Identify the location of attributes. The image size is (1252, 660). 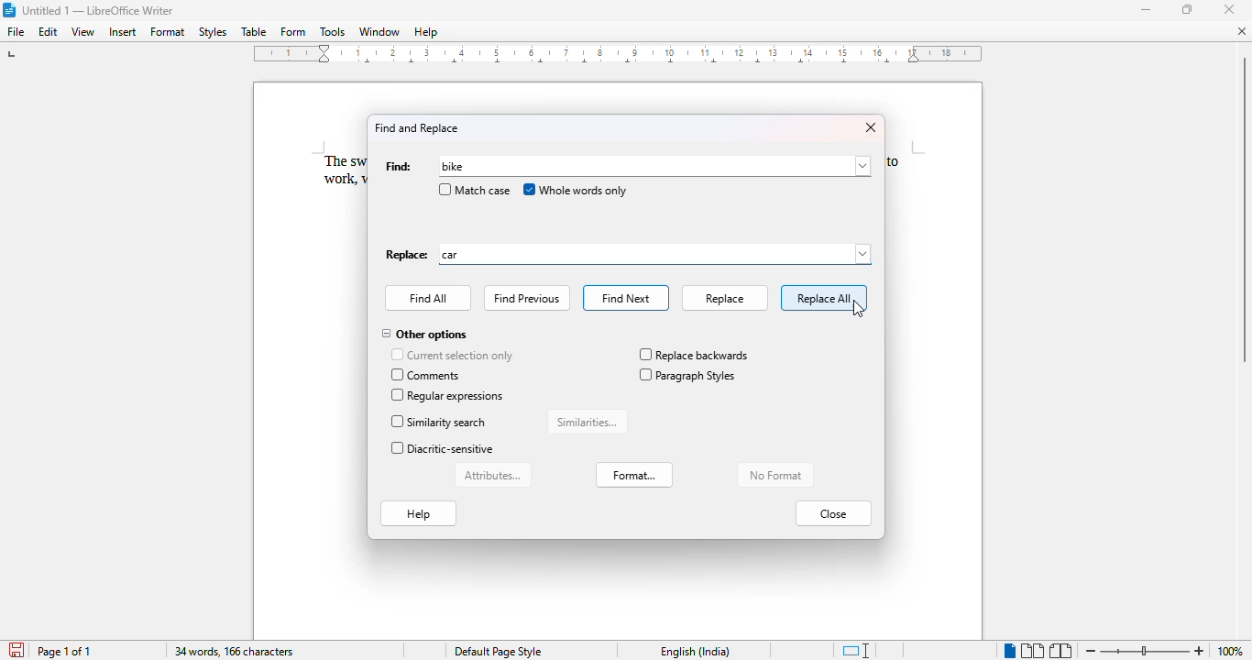
(495, 475).